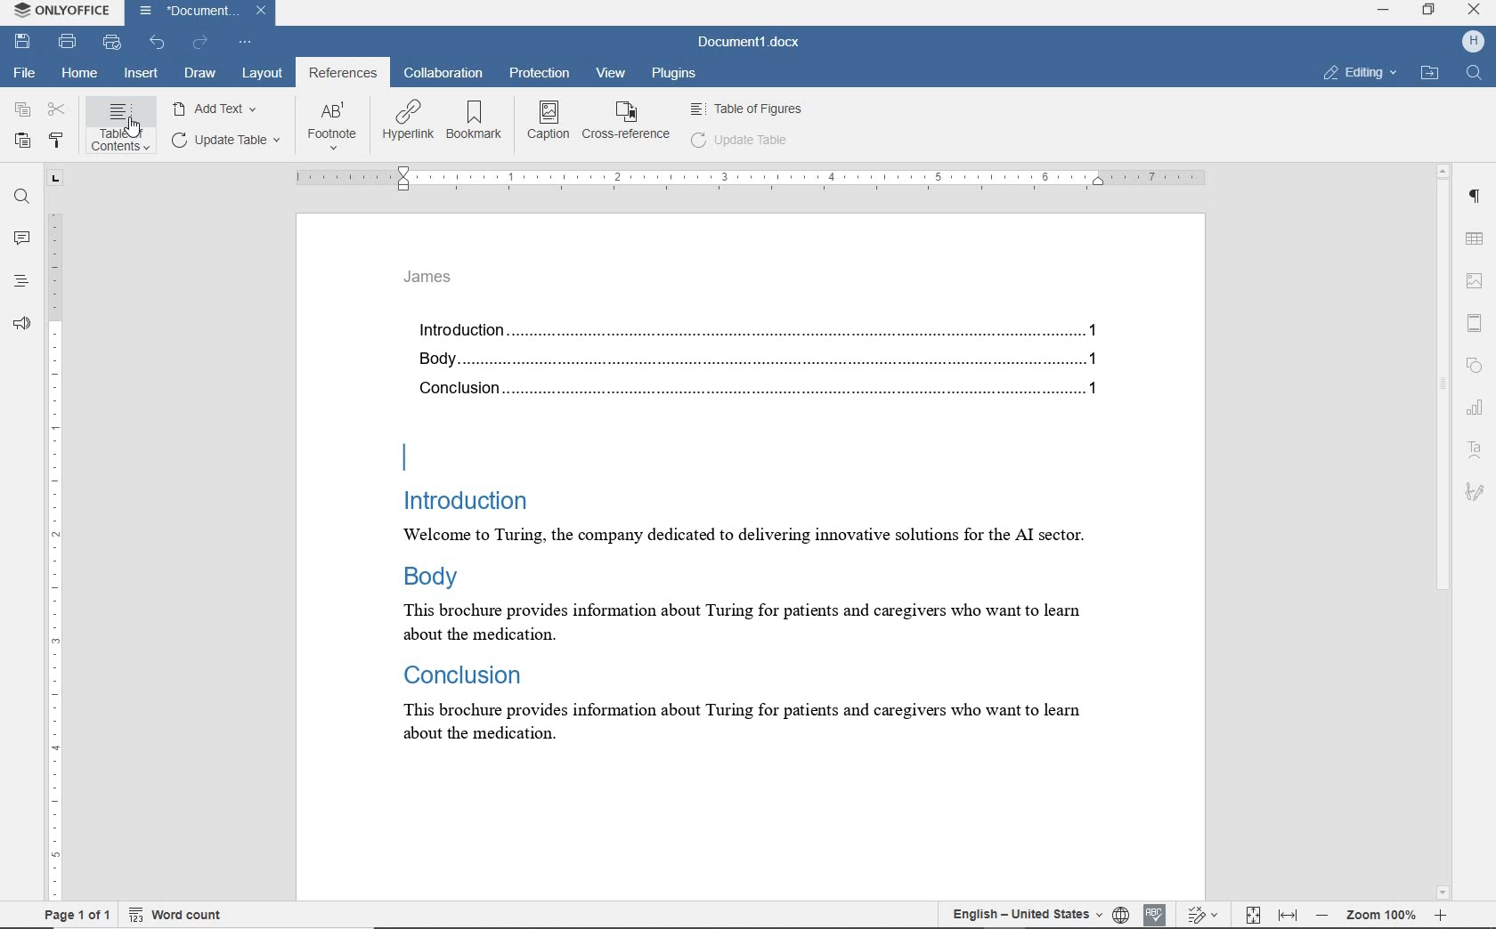 This screenshot has width=1496, height=929. I want to click on layout, so click(261, 73).